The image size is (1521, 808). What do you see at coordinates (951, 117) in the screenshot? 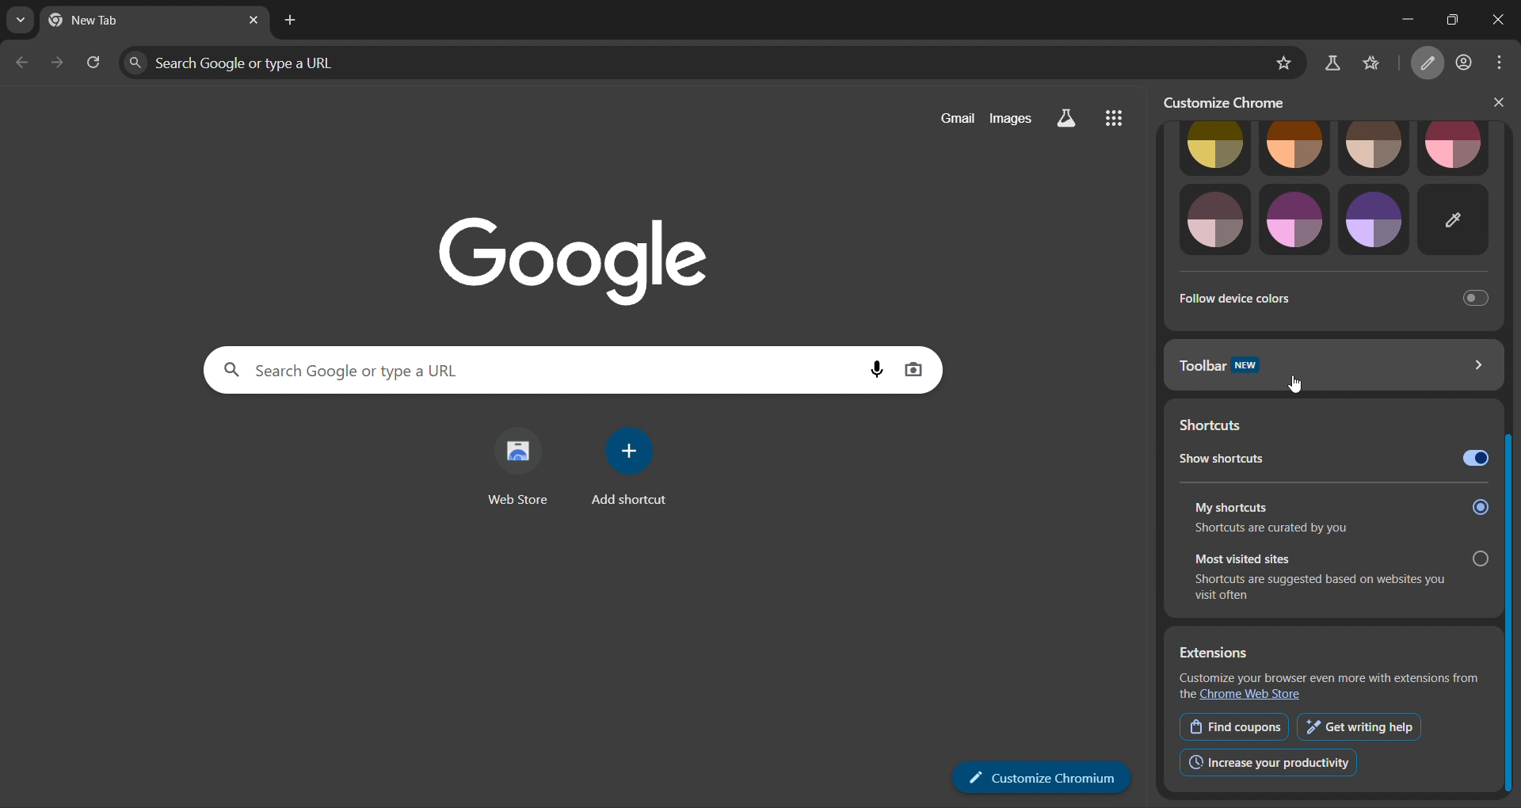
I see `gmail` at bounding box center [951, 117].